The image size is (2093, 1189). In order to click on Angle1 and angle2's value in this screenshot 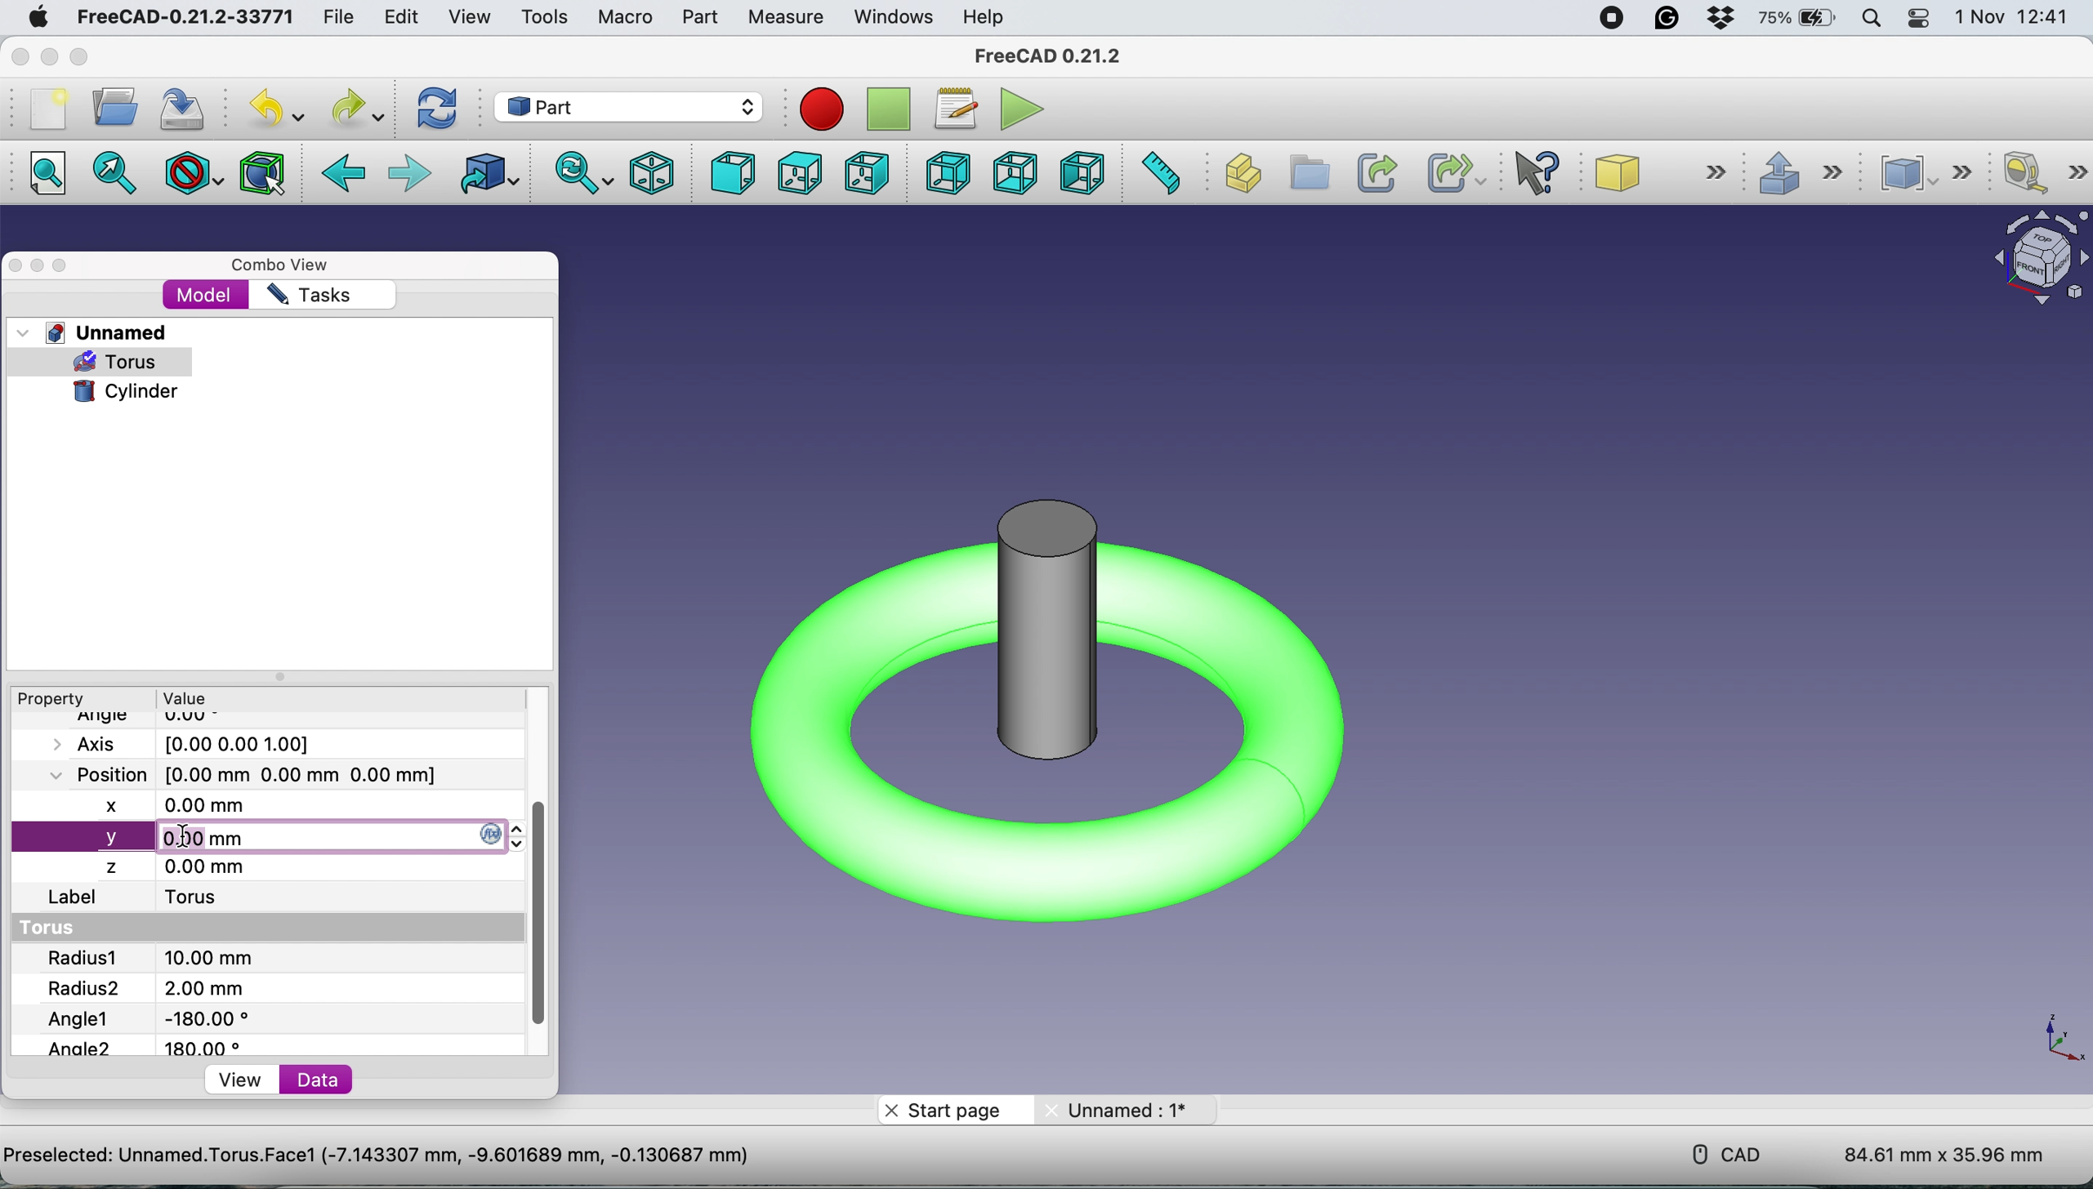, I will do `click(163, 1031)`.